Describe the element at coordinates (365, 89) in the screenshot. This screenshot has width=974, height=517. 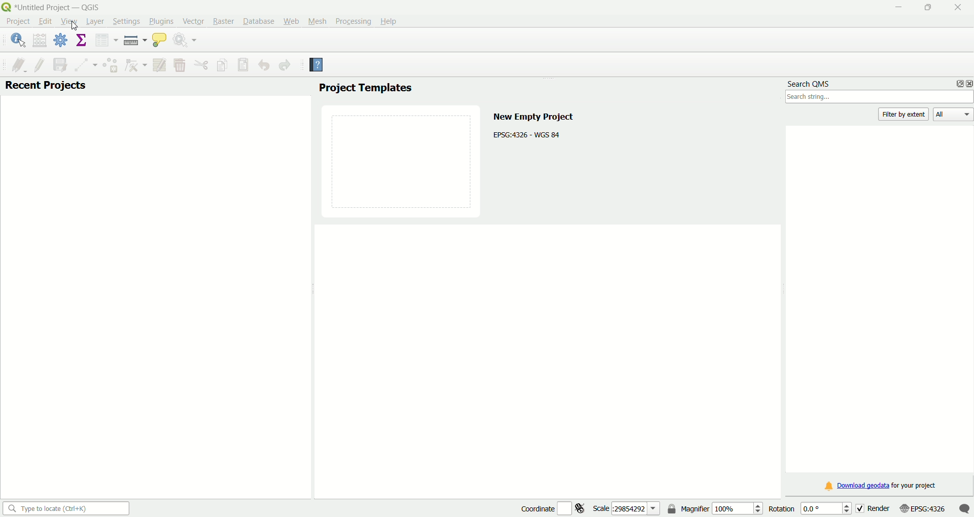
I see `project templates` at that location.